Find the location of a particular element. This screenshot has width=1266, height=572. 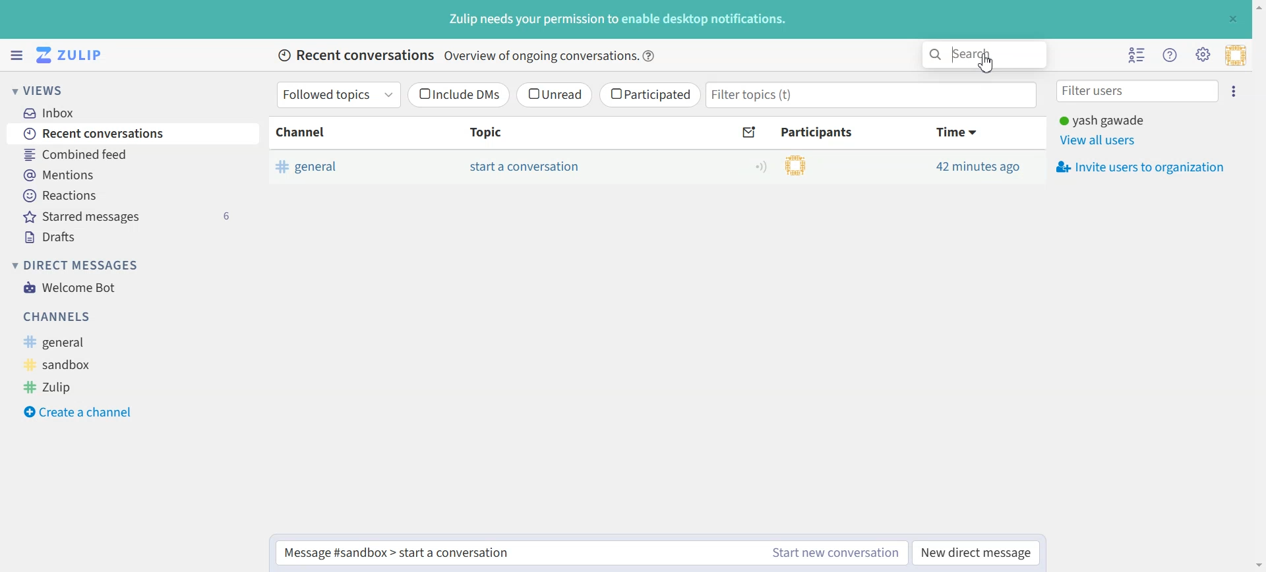

Combined feed is located at coordinates (131, 155).